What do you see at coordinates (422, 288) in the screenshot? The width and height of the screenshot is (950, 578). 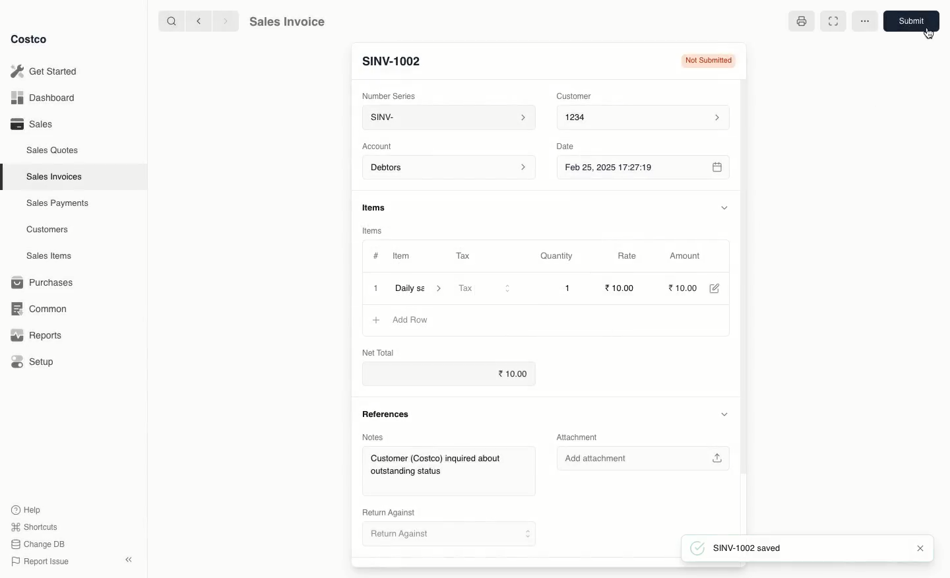 I see `Daily sa` at bounding box center [422, 288].